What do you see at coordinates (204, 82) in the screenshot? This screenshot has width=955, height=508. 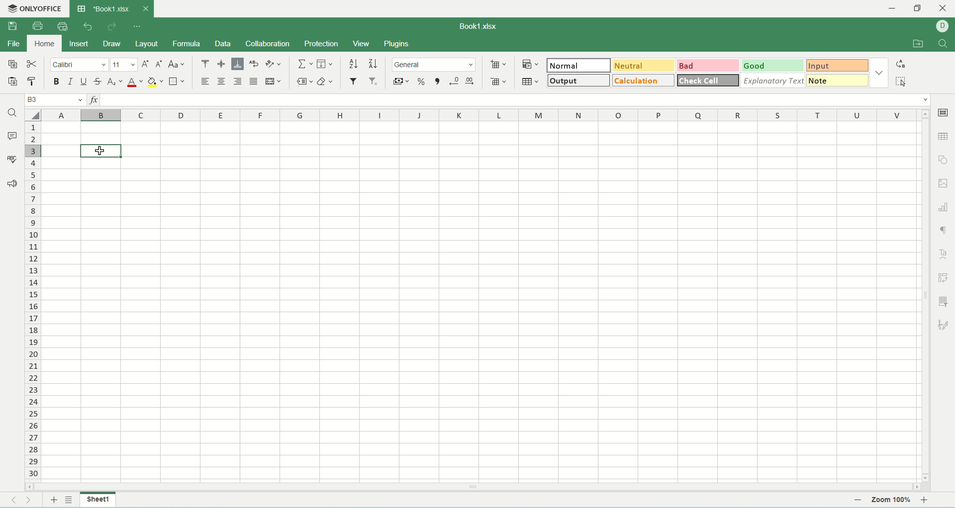 I see `align left` at bounding box center [204, 82].